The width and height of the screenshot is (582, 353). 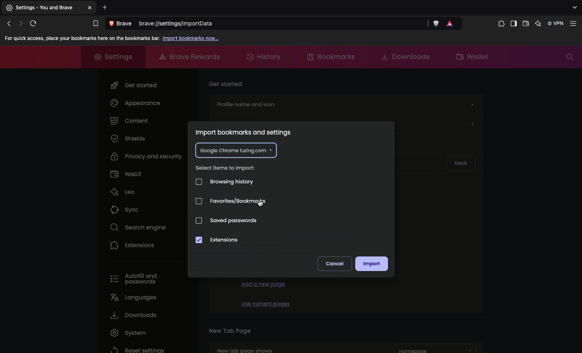 What do you see at coordinates (291, 347) in the screenshot?
I see `New tab page shows` at bounding box center [291, 347].